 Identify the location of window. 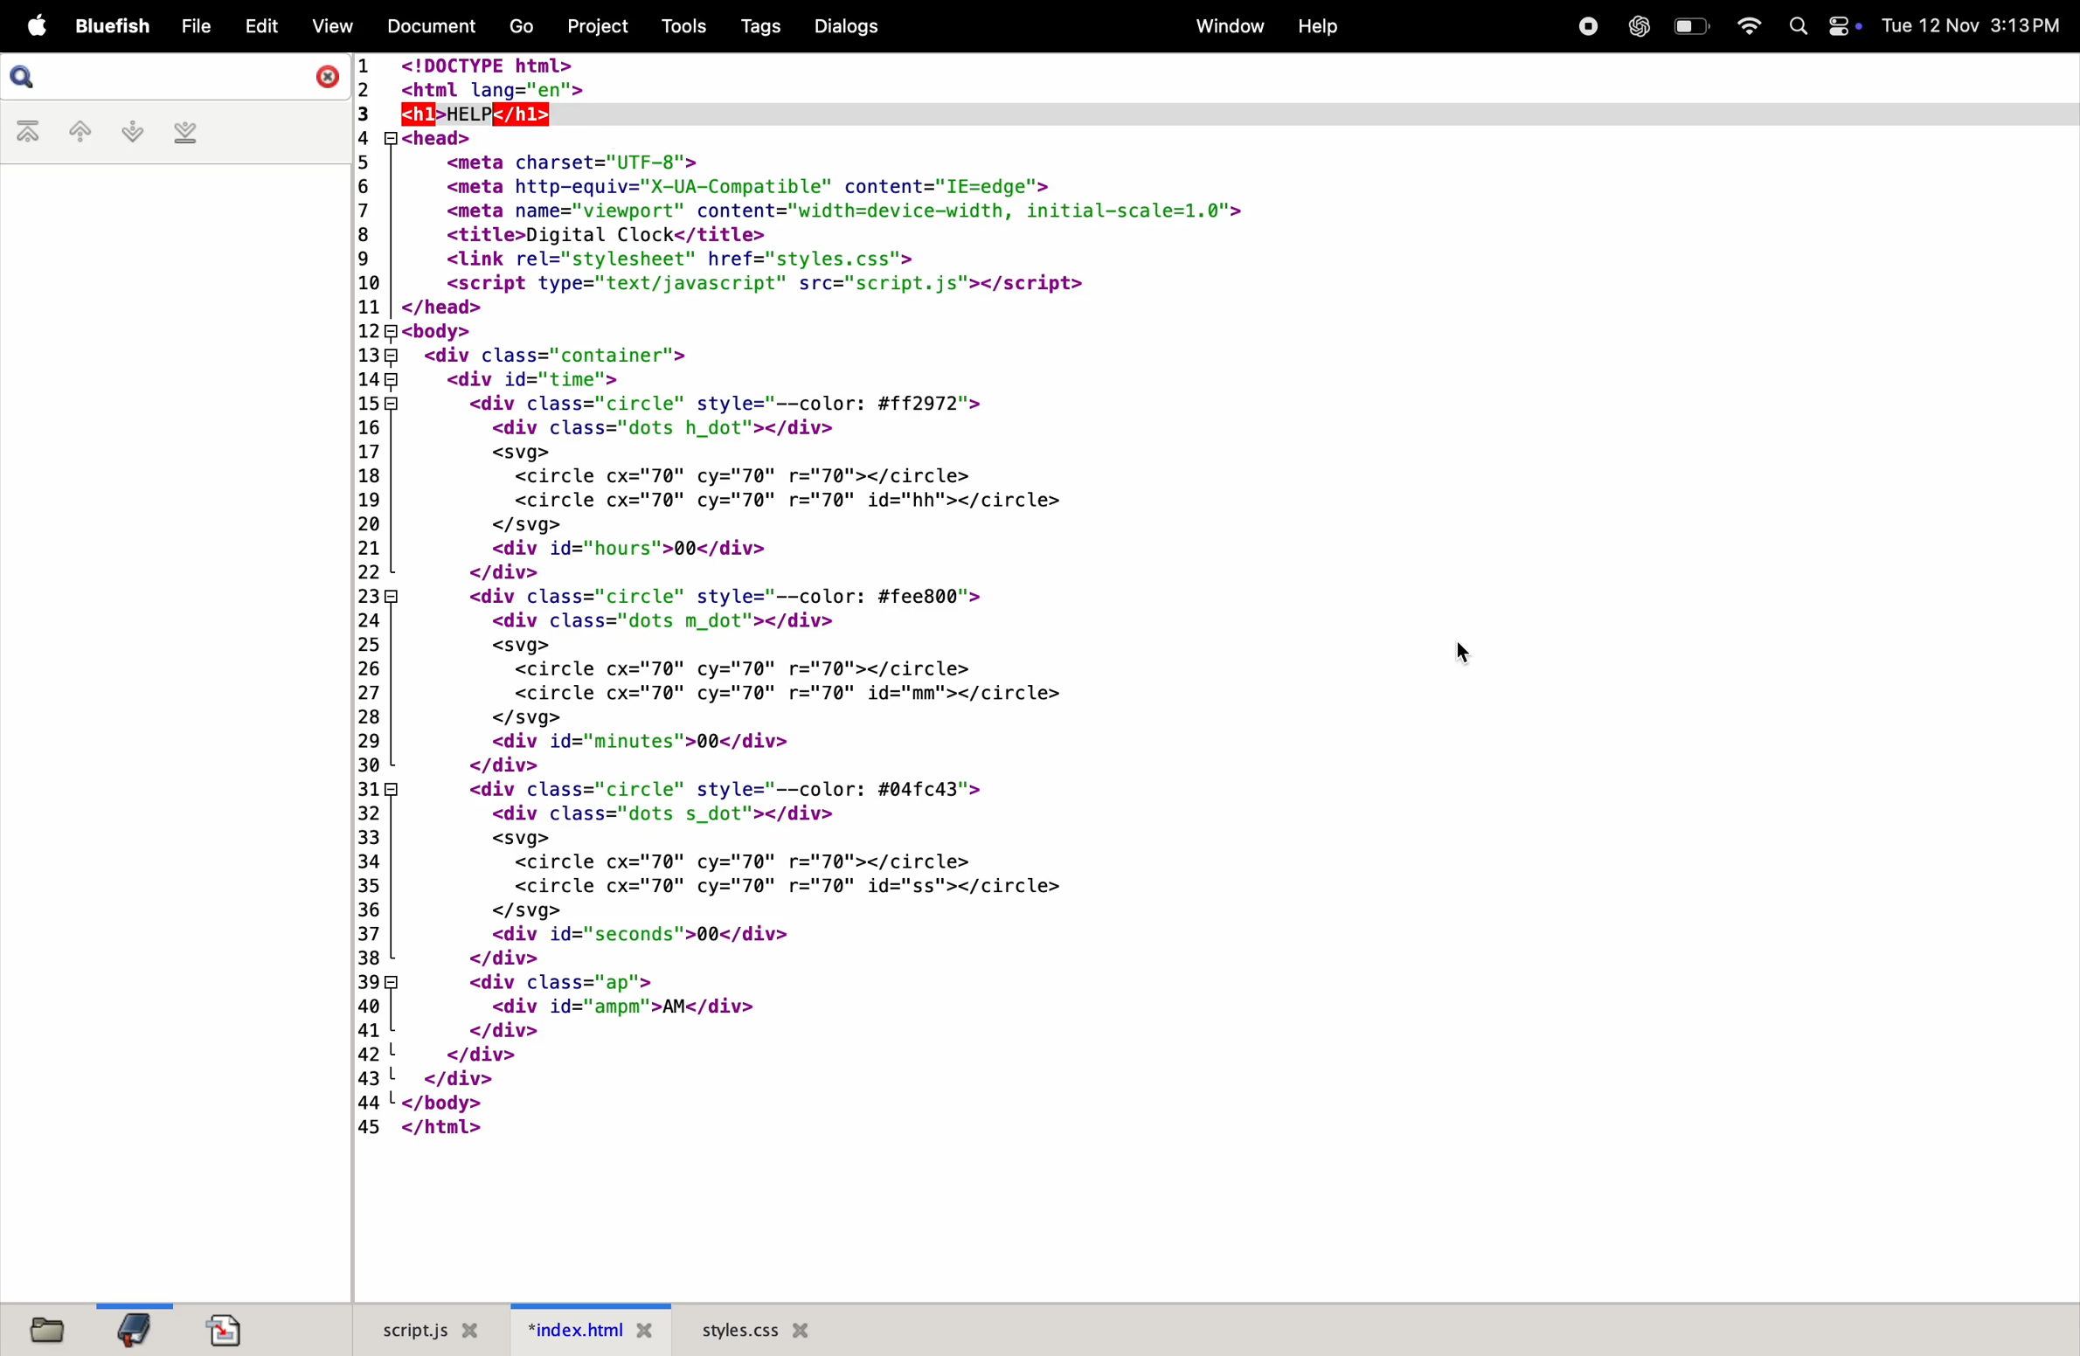
(1224, 26).